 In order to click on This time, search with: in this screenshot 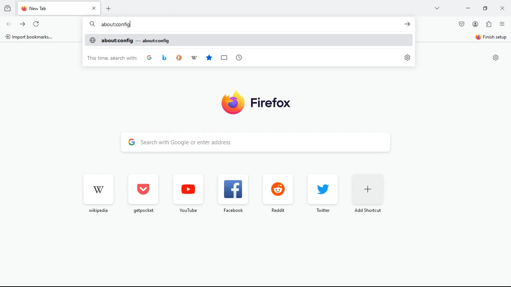, I will do `click(113, 58)`.